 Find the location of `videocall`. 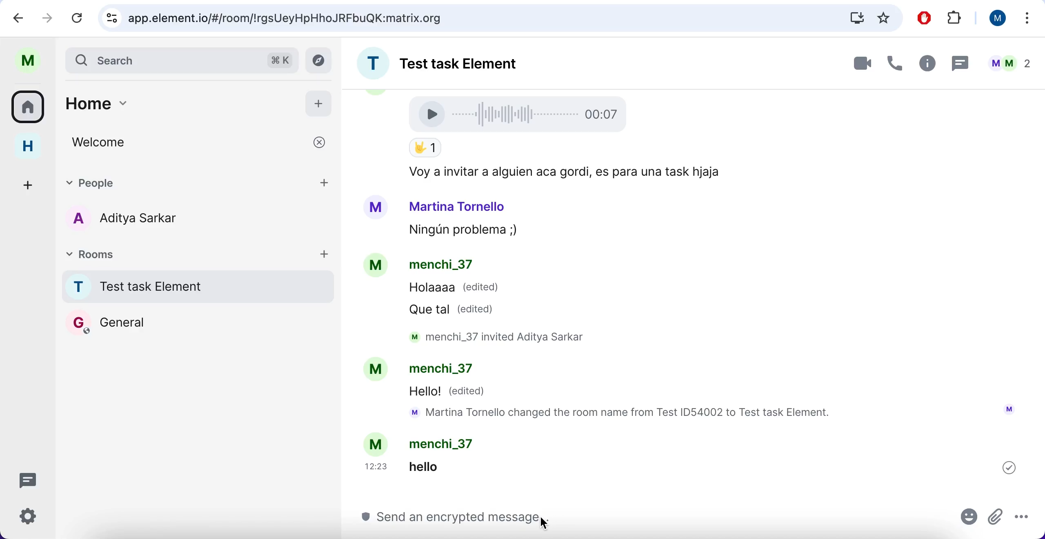

videocall is located at coordinates (861, 63).